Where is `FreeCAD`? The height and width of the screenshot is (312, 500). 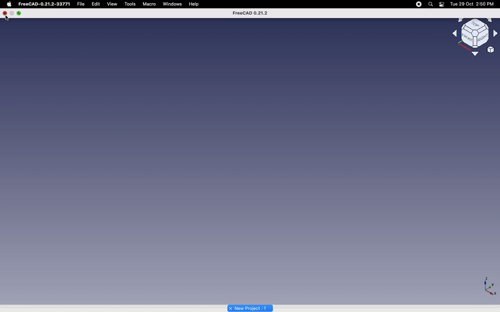
FreeCAD is located at coordinates (45, 4).